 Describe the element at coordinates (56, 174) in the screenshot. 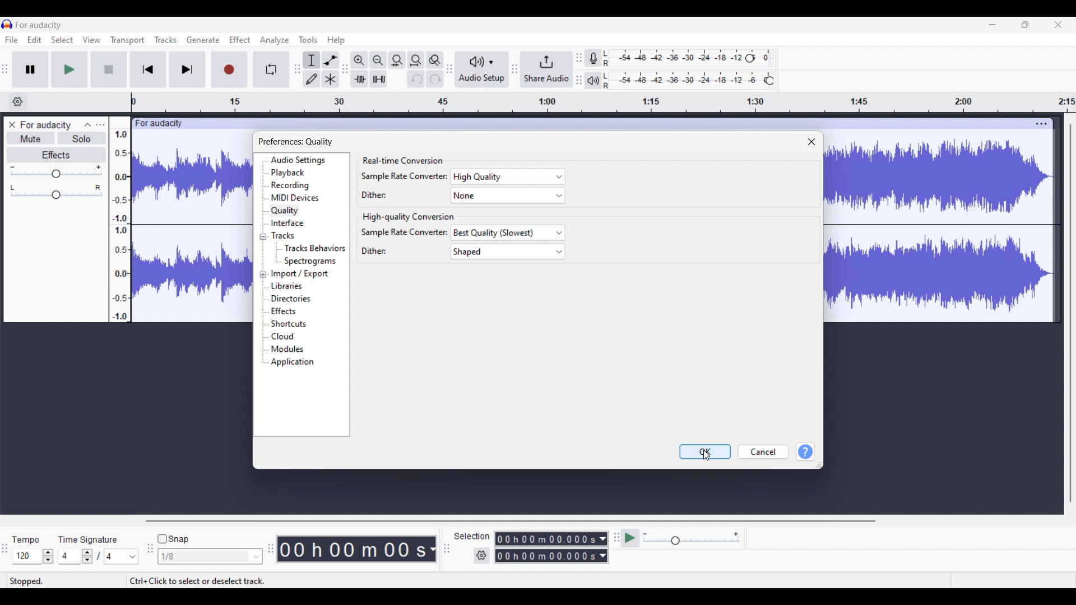

I see `Header to change volume` at that location.